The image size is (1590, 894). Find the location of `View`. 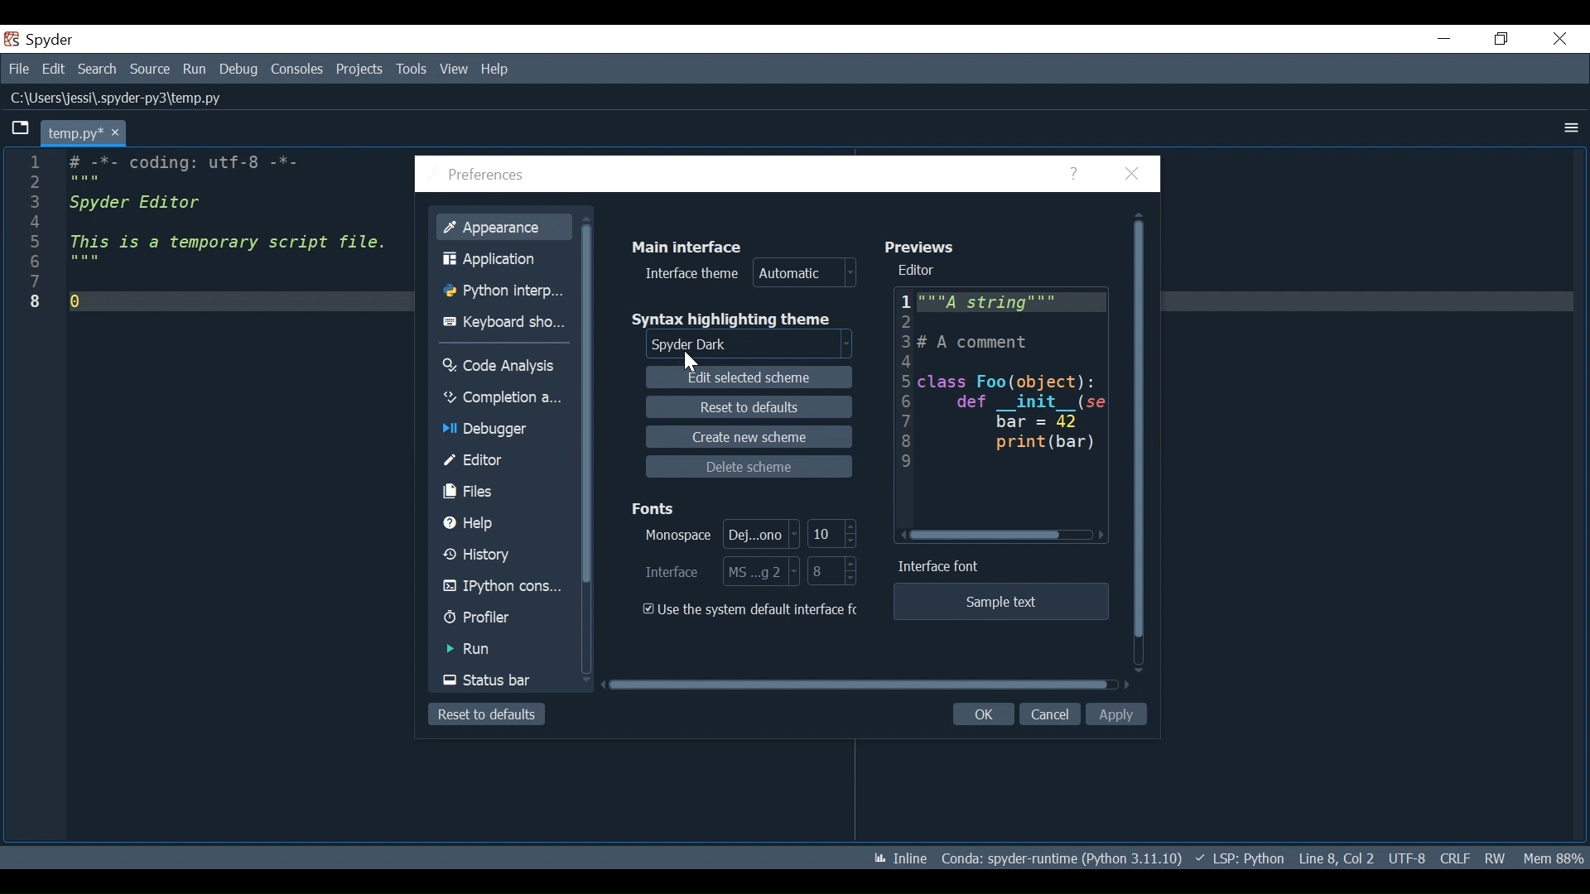

View is located at coordinates (455, 70).